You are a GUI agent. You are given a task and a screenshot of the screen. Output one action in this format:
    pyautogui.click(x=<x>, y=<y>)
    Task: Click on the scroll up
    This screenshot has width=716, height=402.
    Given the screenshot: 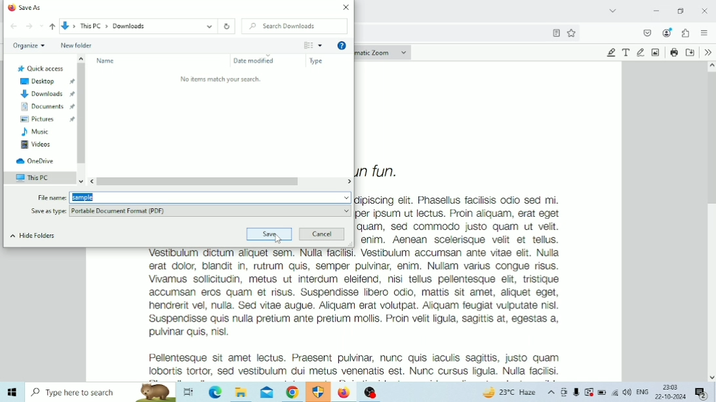 What is the action you would take?
    pyautogui.click(x=81, y=58)
    